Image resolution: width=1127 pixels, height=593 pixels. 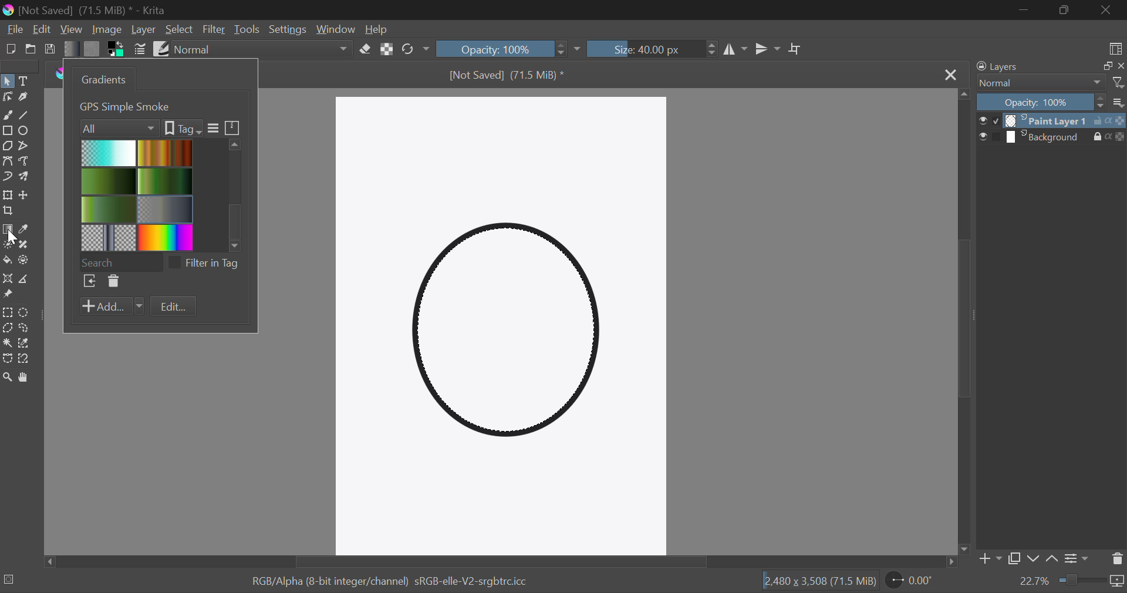 What do you see at coordinates (1079, 558) in the screenshot?
I see `Settings` at bounding box center [1079, 558].